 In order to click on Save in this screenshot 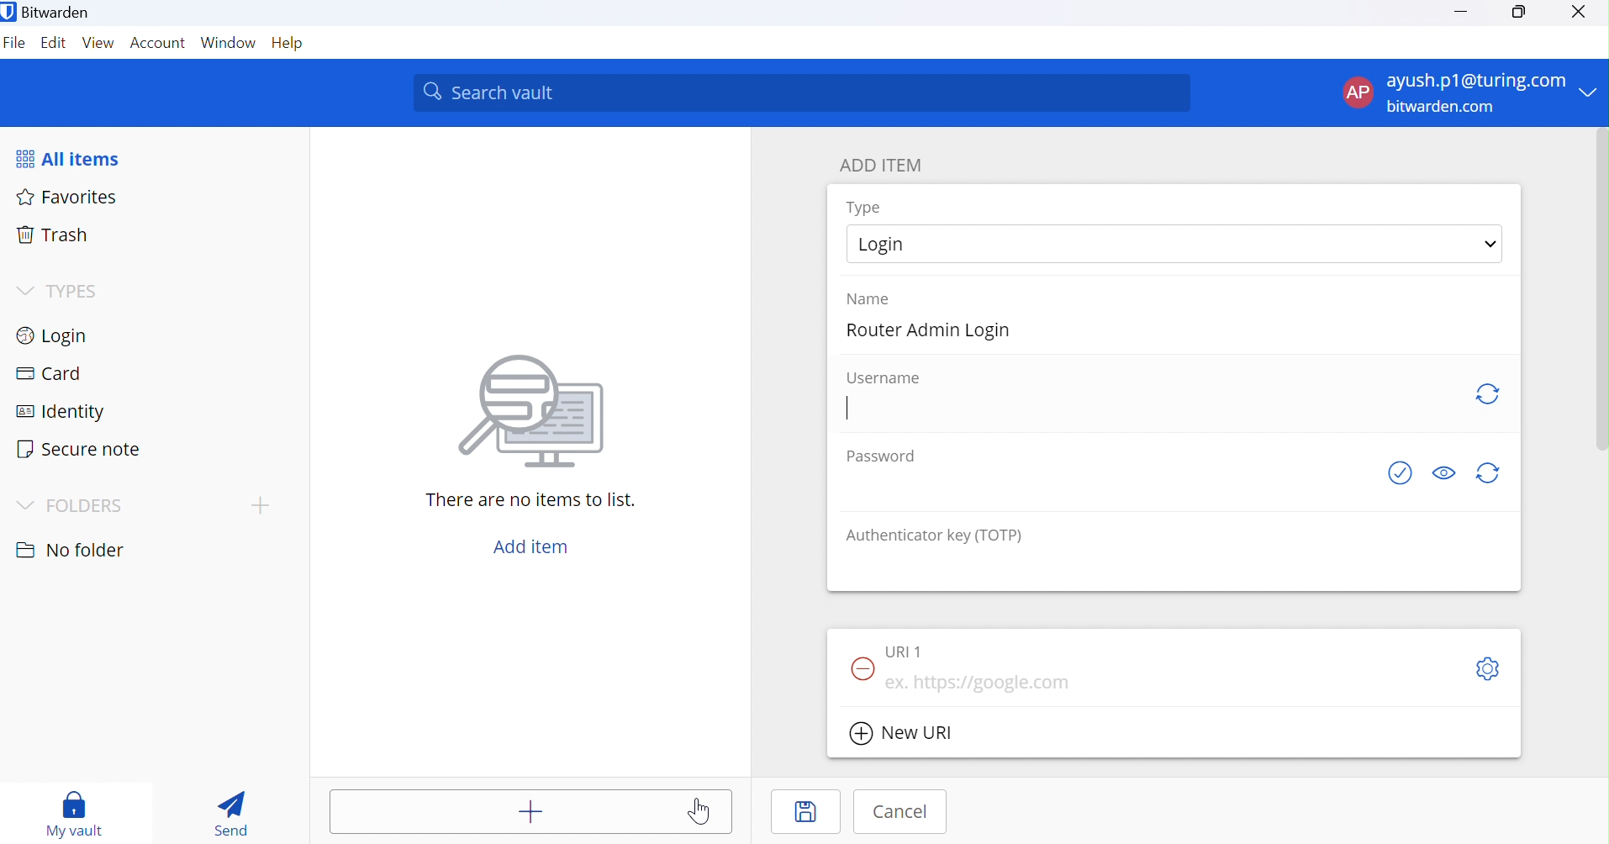, I will do `click(806, 811)`.